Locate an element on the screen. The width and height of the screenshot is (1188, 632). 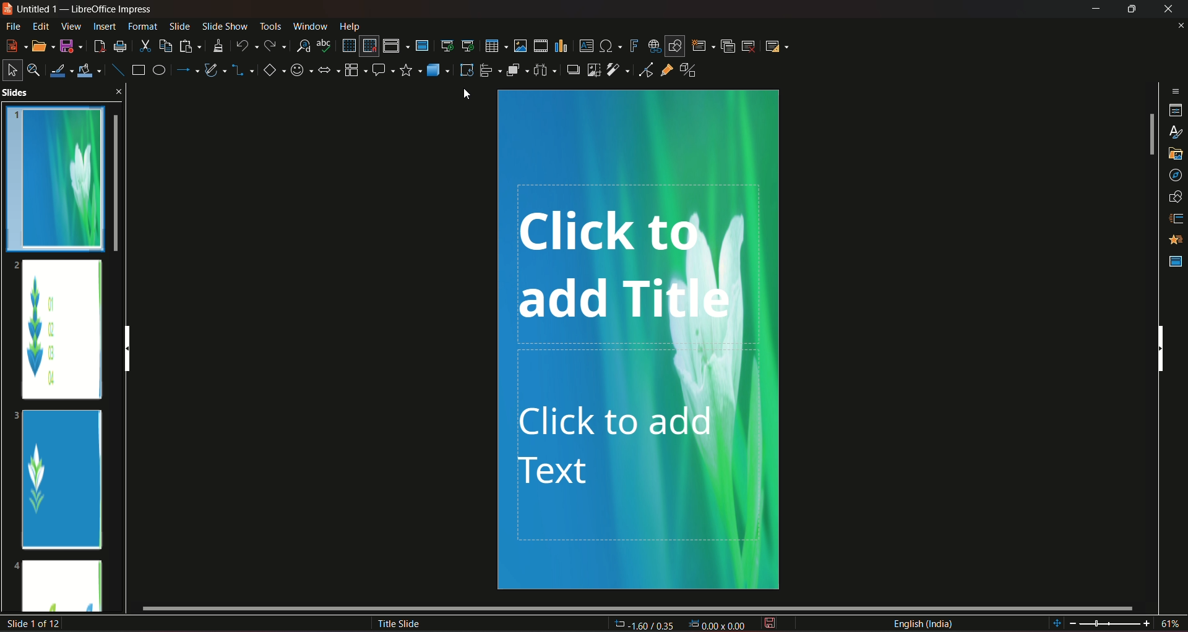
connectors is located at coordinates (243, 70).